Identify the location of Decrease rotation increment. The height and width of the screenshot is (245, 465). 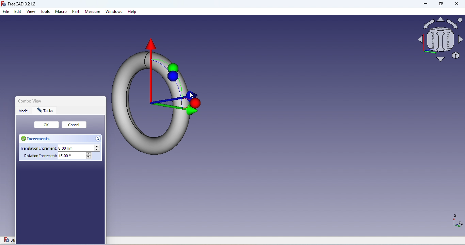
(89, 157).